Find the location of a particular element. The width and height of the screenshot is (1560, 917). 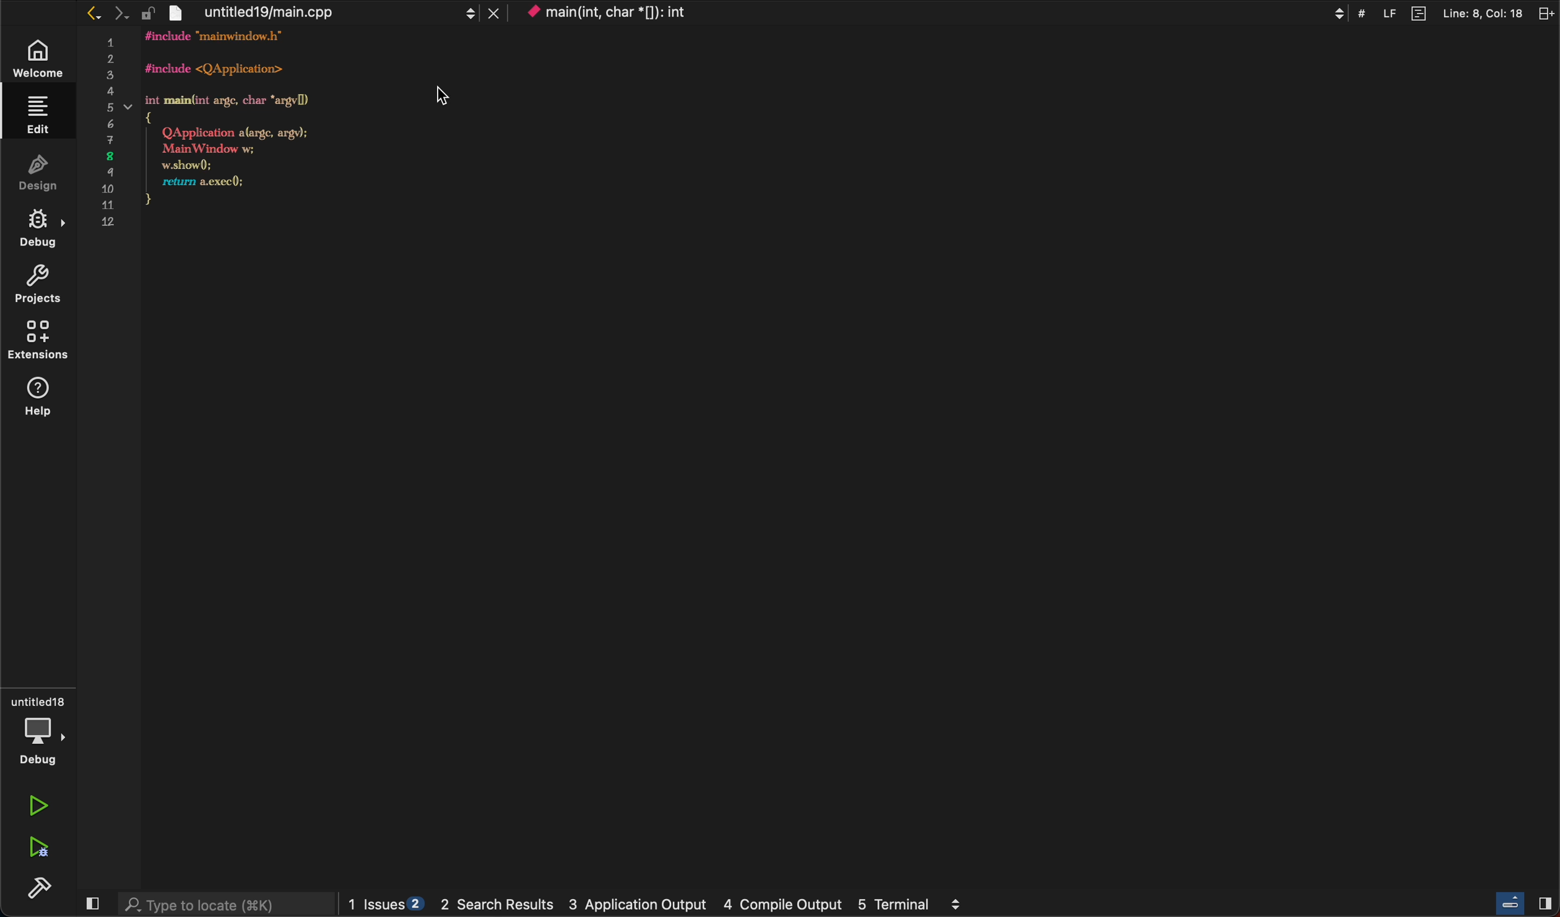

help is located at coordinates (39, 399).